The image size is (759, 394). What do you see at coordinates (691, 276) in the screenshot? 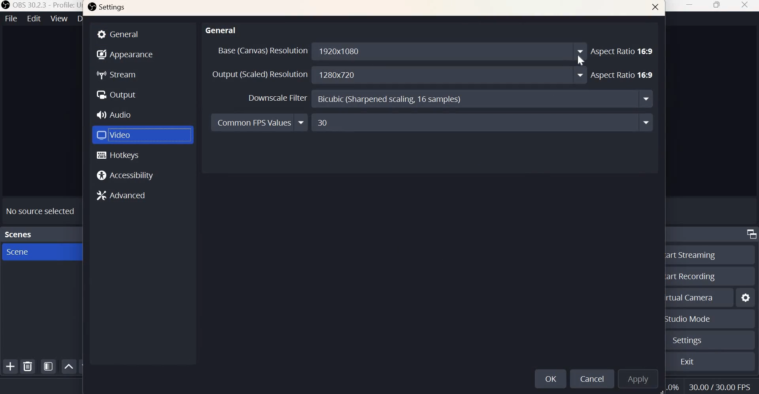
I see `Start recording` at bounding box center [691, 276].